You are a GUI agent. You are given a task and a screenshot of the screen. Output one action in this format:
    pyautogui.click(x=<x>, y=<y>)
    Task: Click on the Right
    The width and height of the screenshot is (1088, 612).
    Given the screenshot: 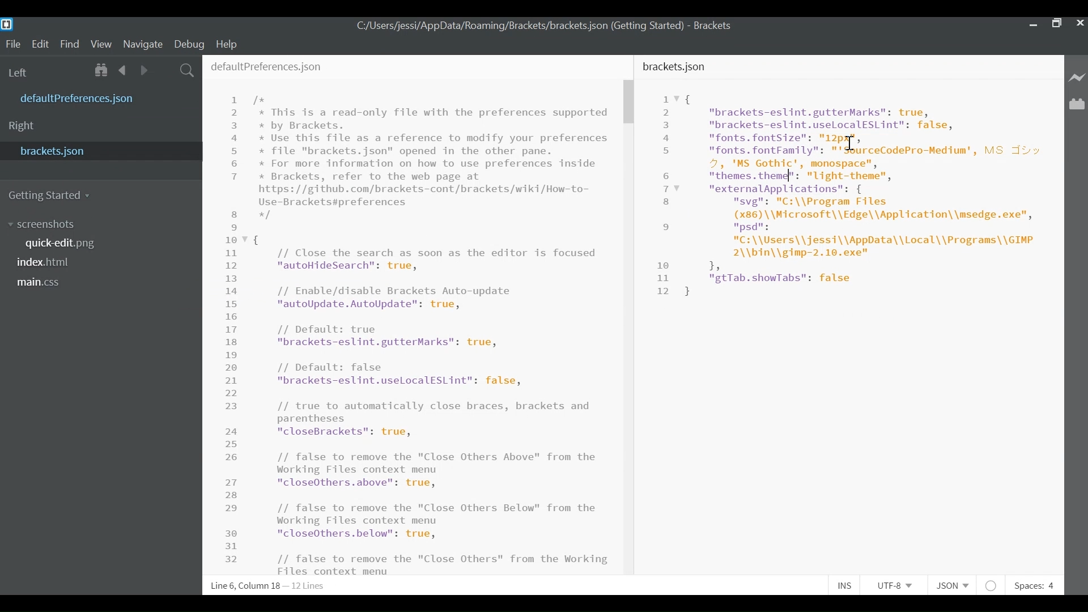 What is the action you would take?
    pyautogui.click(x=22, y=127)
    